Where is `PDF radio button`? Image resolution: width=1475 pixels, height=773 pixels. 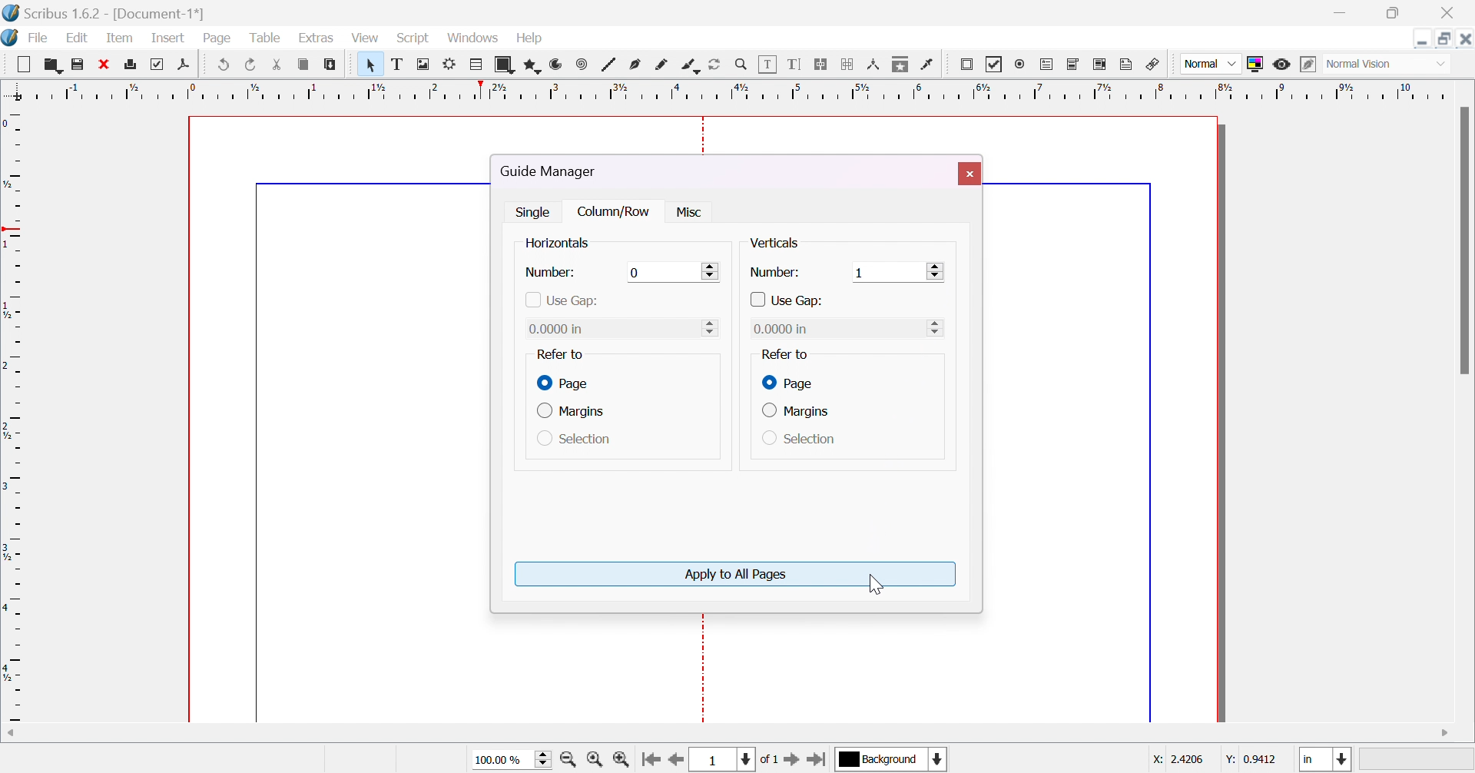 PDF radio button is located at coordinates (1021, 65).